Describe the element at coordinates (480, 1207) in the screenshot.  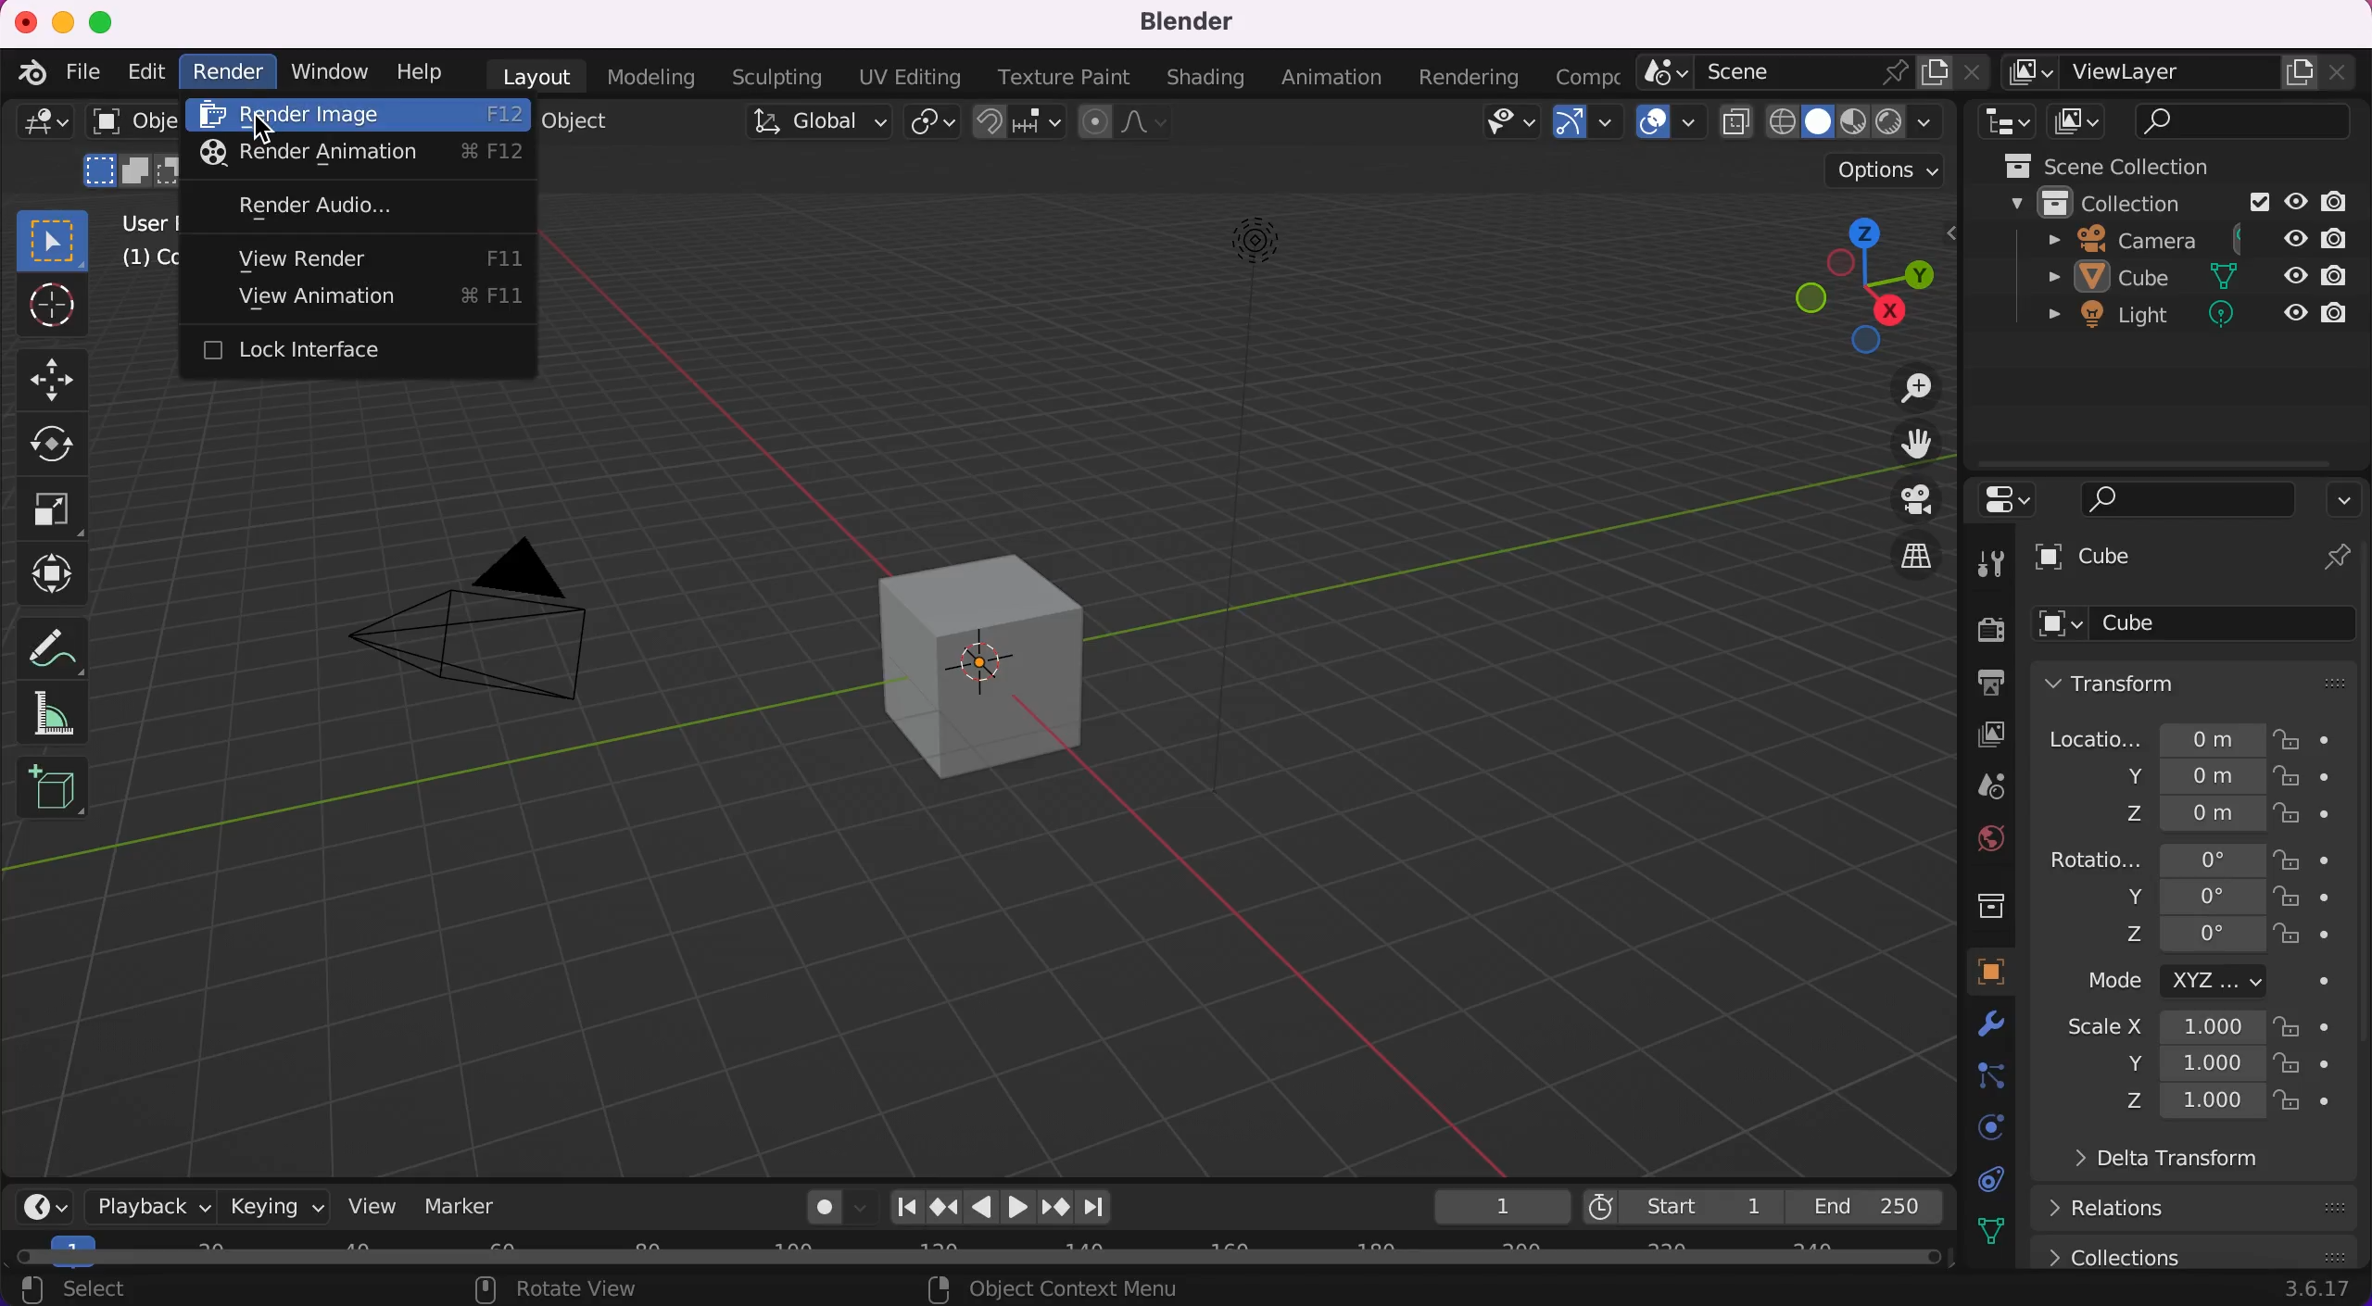
I see `marker` at that location.